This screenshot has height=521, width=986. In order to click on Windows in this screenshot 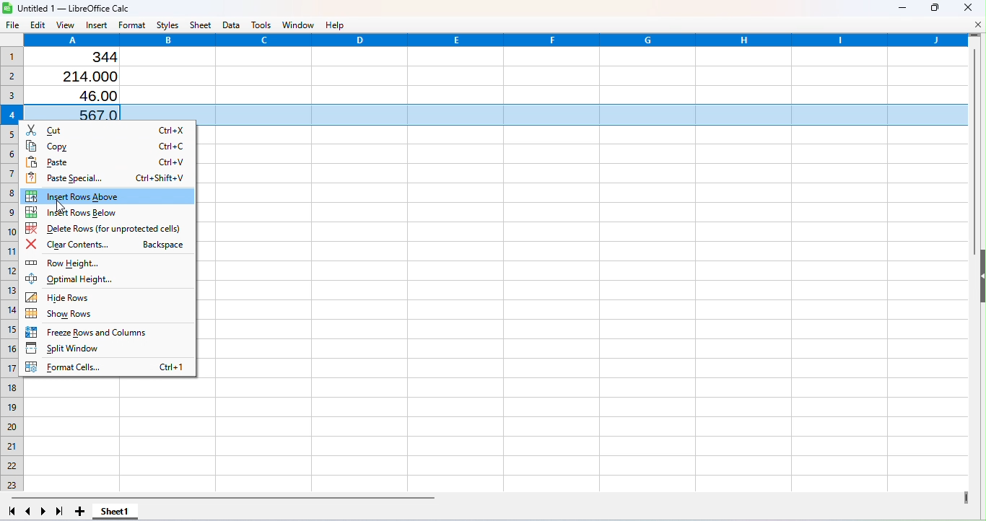, I will do `click(300, 24)`.